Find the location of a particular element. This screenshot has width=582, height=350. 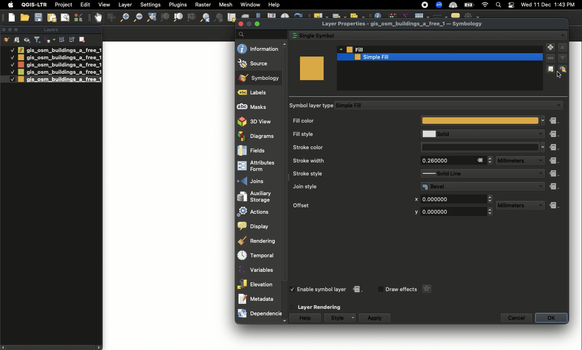

Checked is located at coordinates (12, 50).